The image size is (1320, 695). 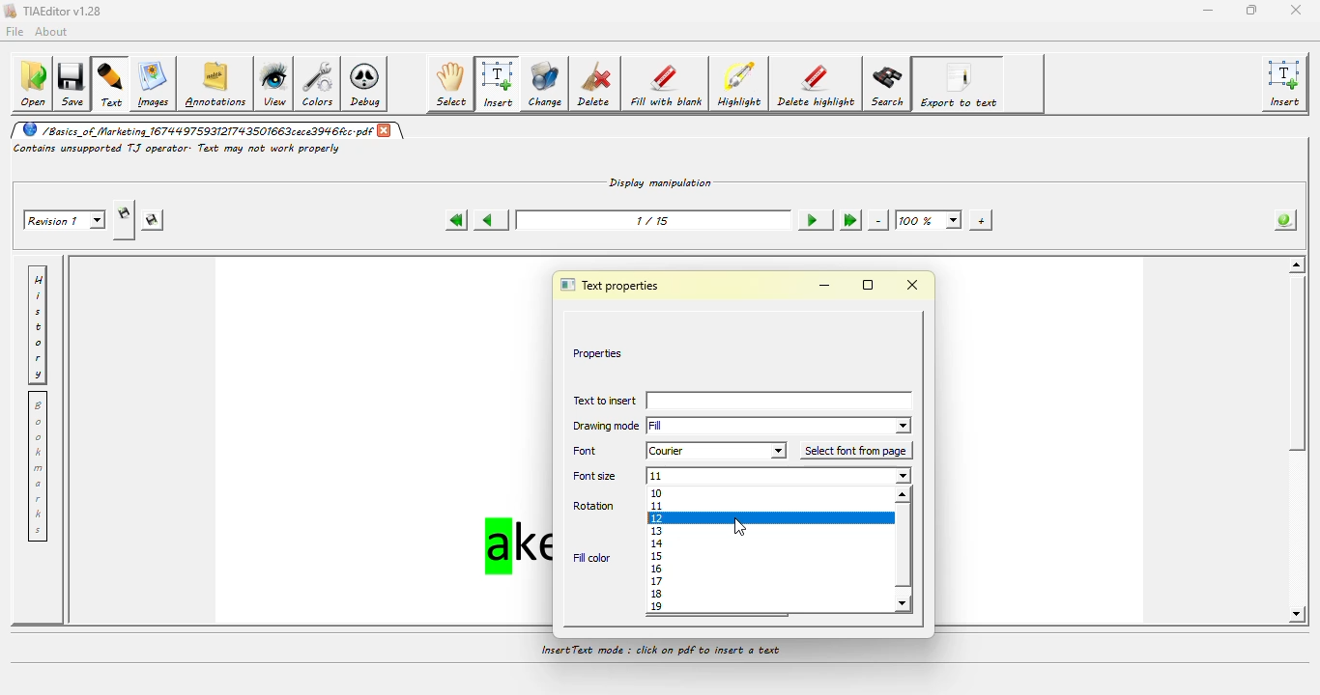 I want to click on scroll down, so click(x=904, y=603).